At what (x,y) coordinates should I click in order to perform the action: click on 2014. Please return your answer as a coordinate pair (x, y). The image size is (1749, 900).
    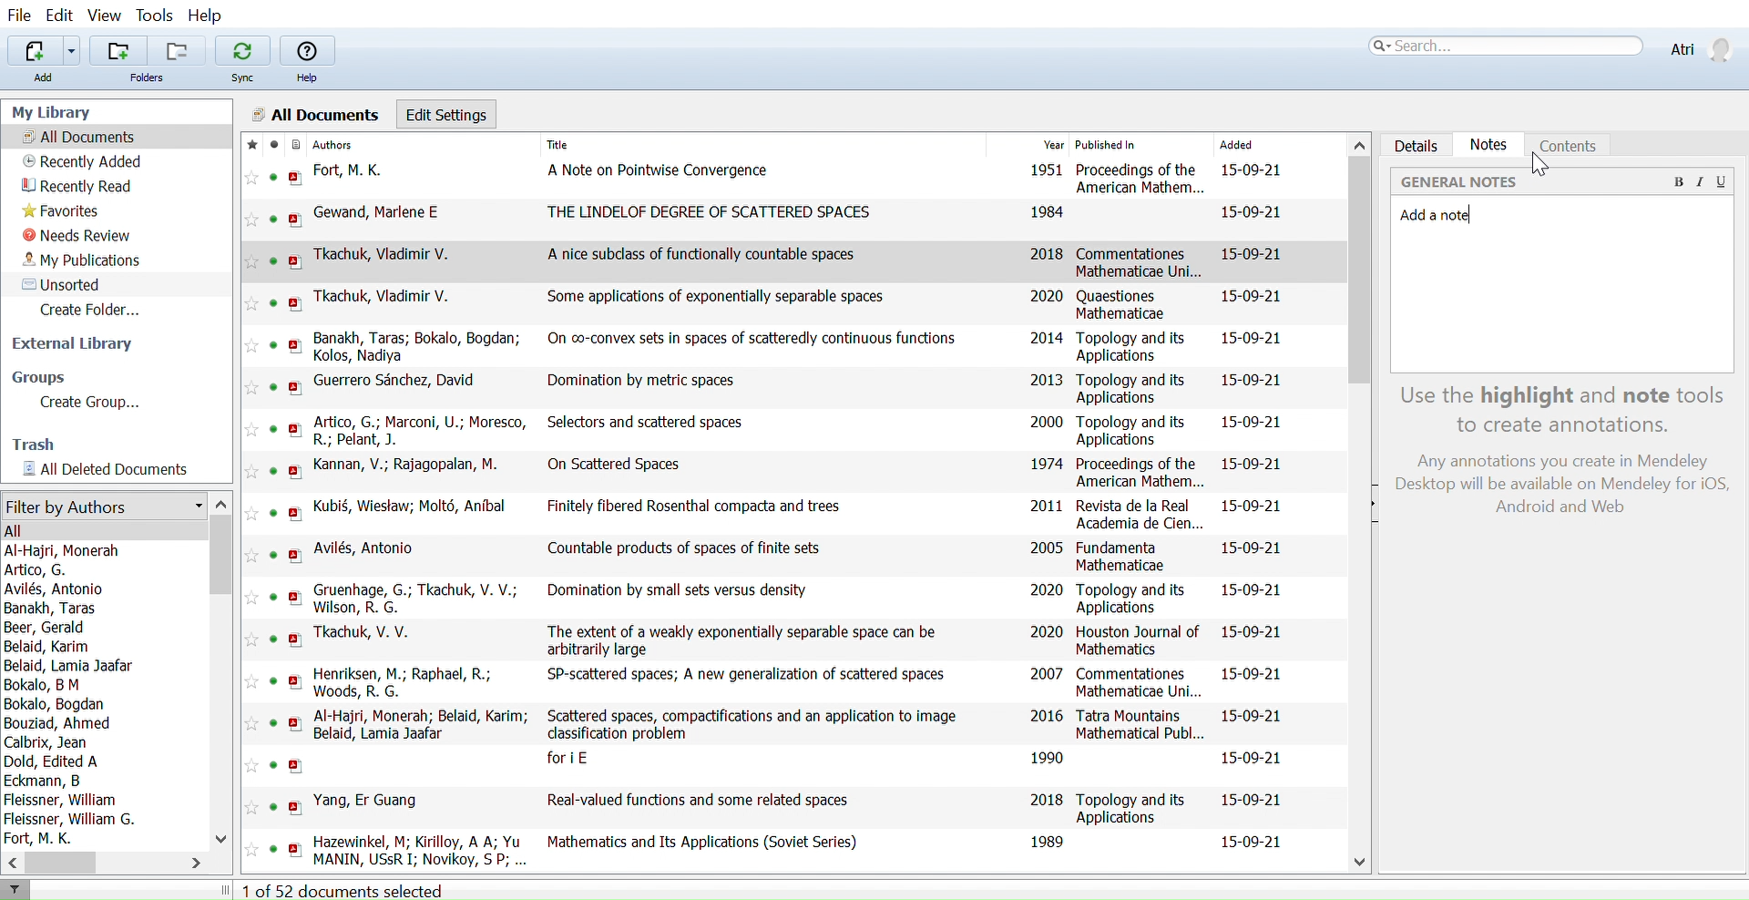
    Looking at the image, I should click on (1047, 339).